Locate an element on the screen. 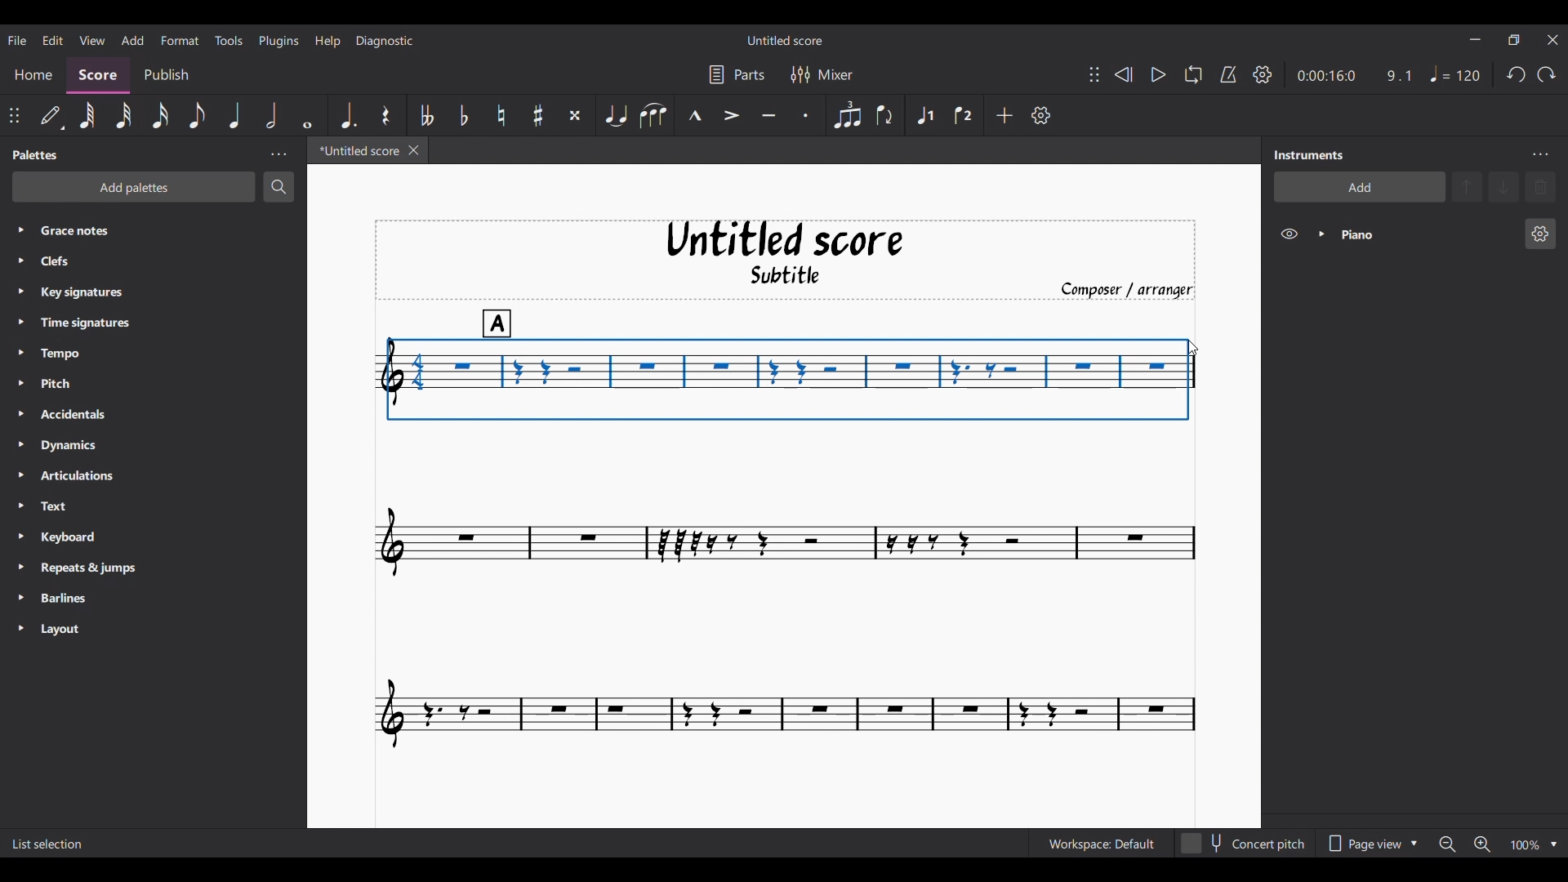 The width and height of the screenshot is (1568, 882). Augmentation dot is located at coordinates (348, 114).